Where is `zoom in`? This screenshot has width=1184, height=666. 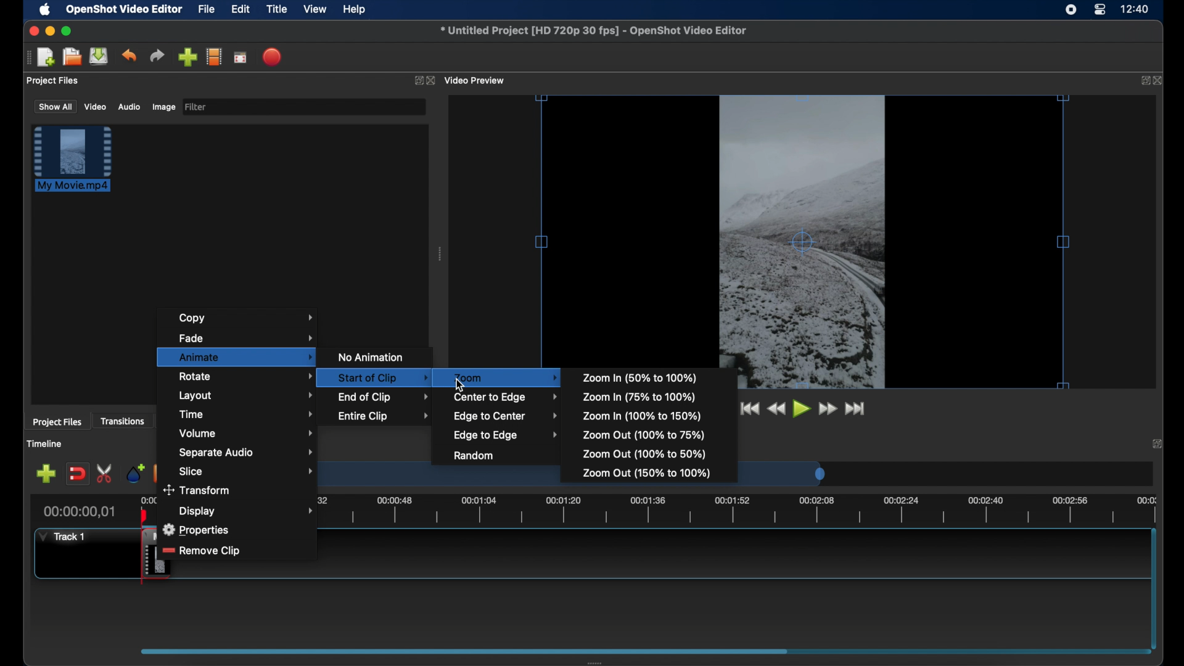 zoom in is located at coordinates (639, 397).